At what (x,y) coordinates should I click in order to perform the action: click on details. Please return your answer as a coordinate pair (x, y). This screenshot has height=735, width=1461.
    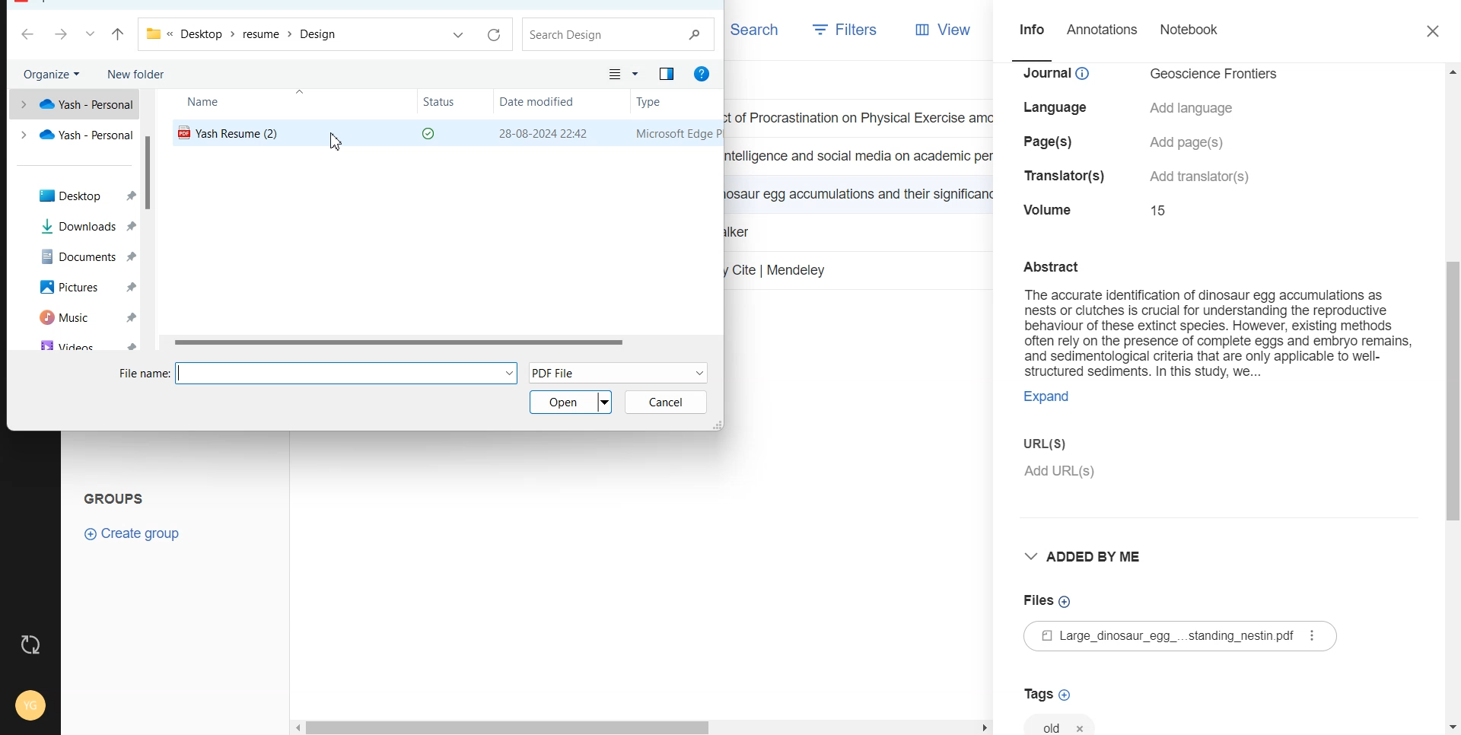
    Looking at the image, I should click on (1193, 109).